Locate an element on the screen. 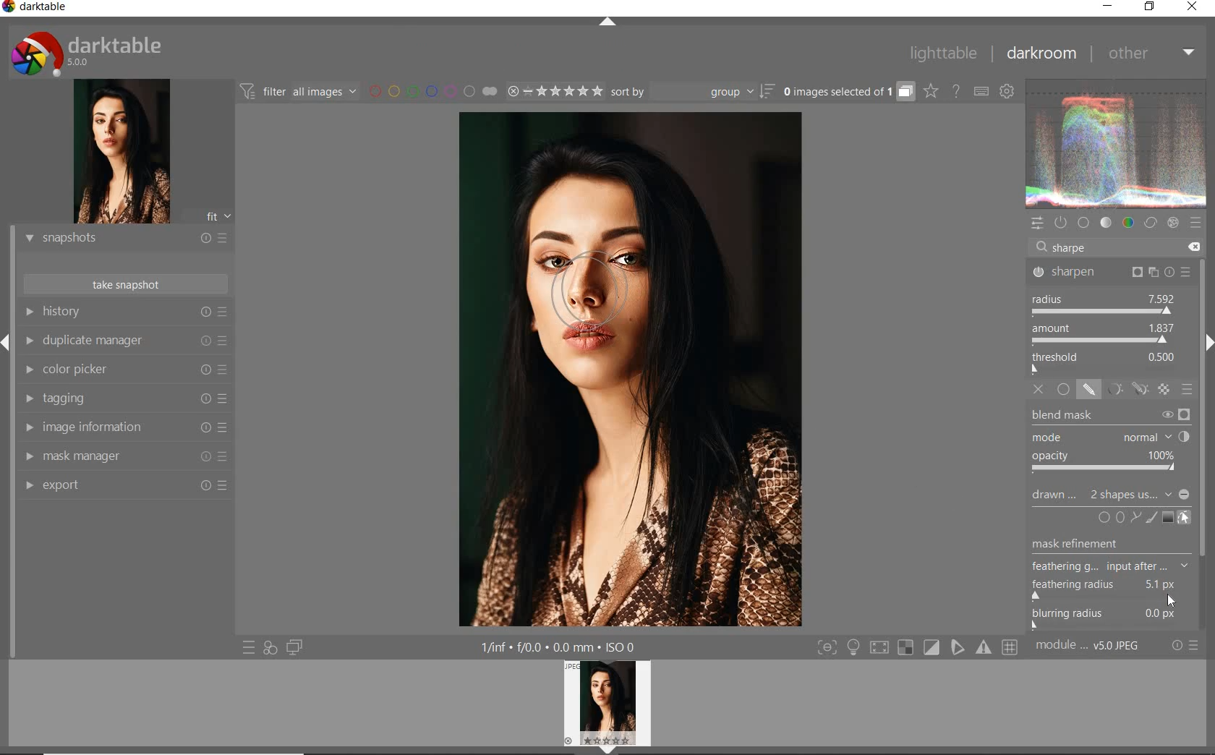 This screenshot has height=755, width=1215. SHARPEN is located at coordinates (1112, 271).